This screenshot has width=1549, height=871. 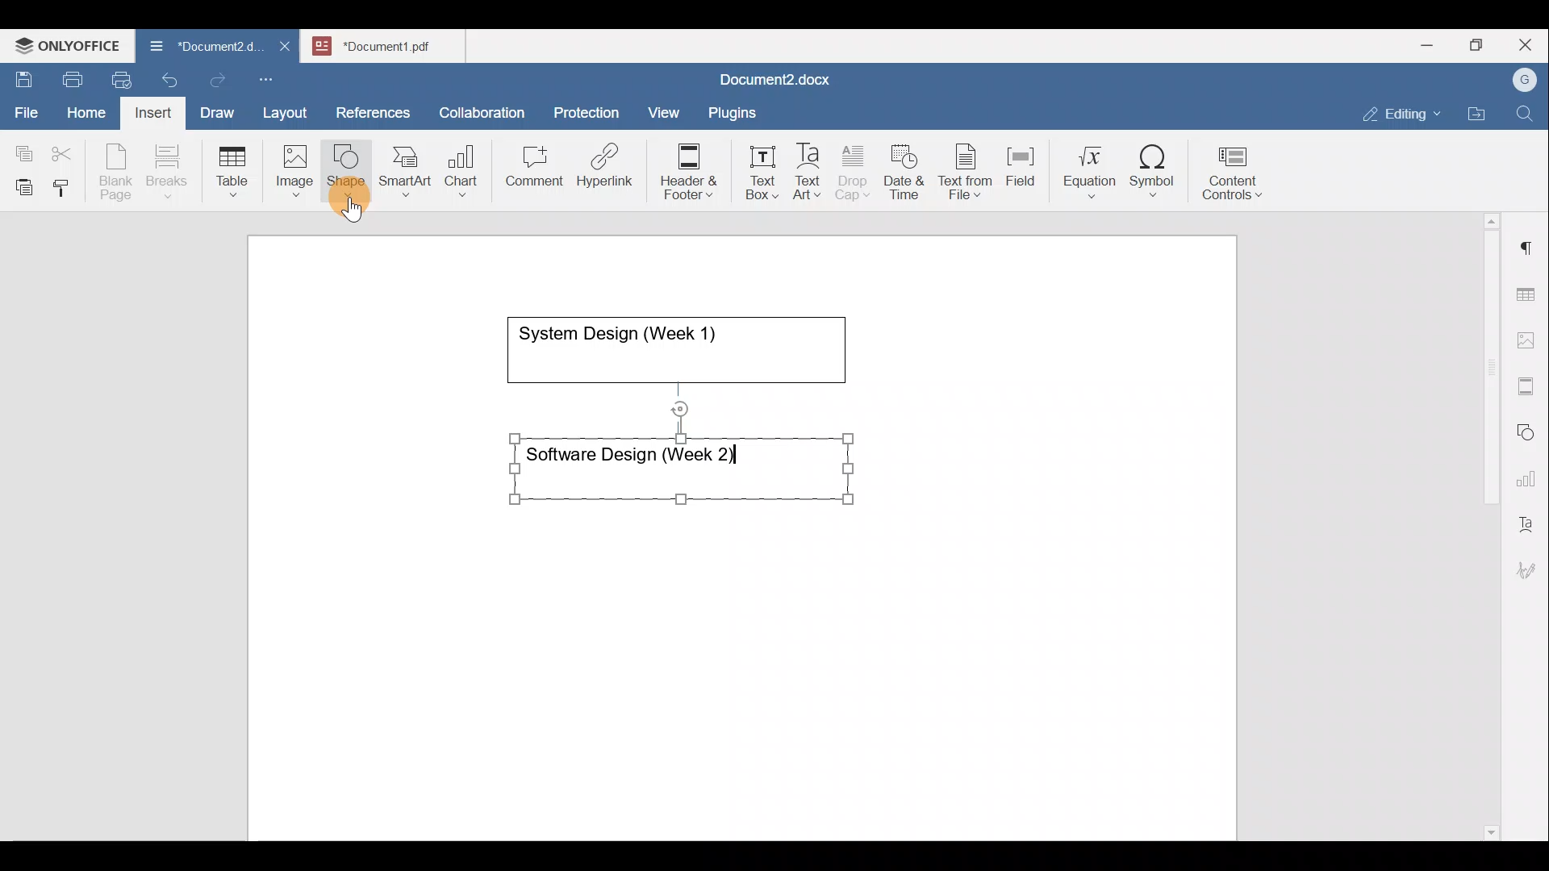 I want to click on Text from file, so click(x=968, y=170).